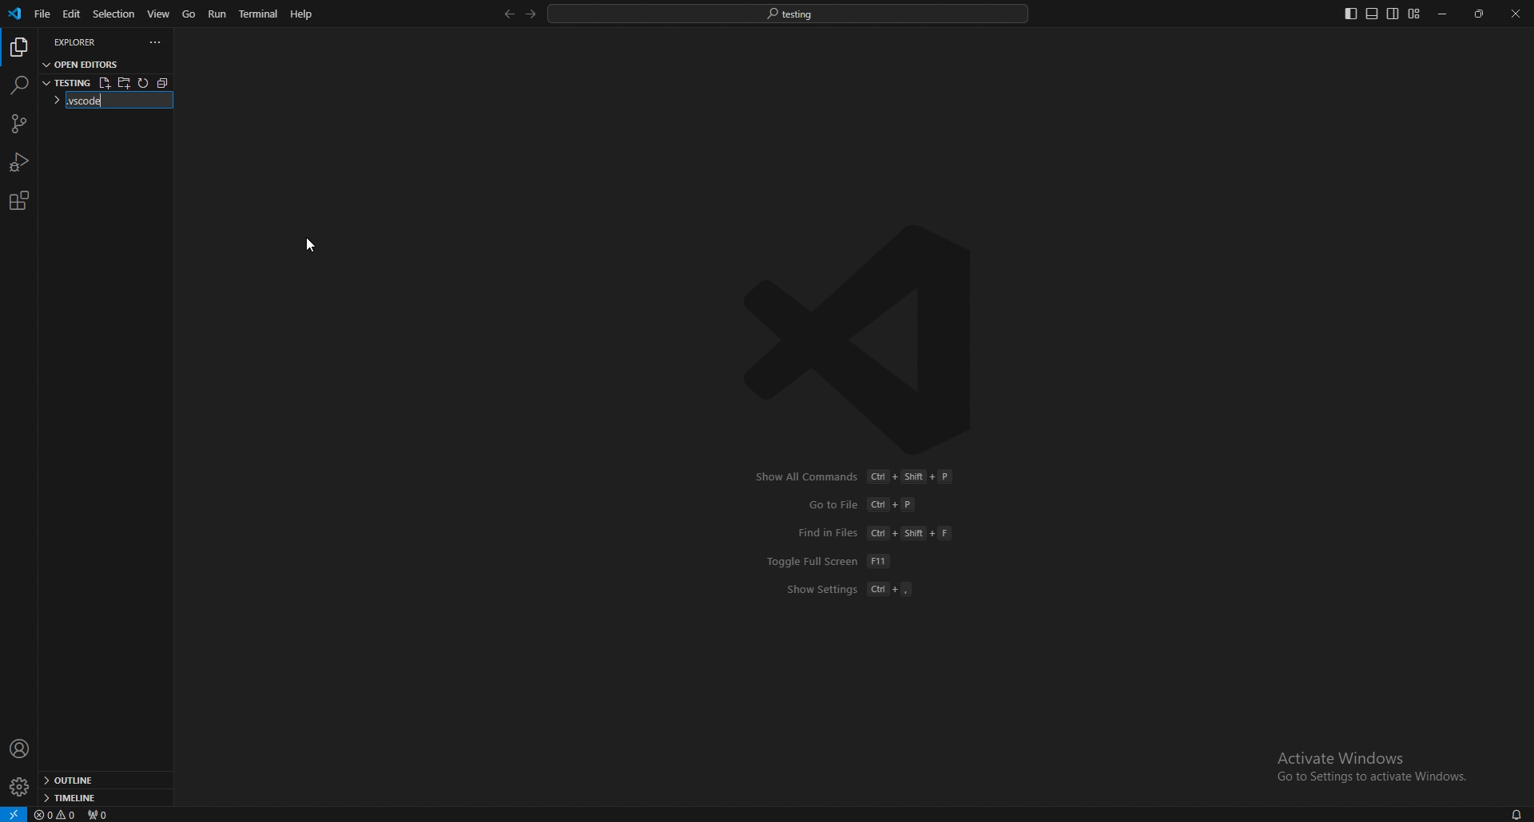  What do you see at coordinates (1516, 14) in the screenshot?
I see `close` at bounding box center [1516, 14].